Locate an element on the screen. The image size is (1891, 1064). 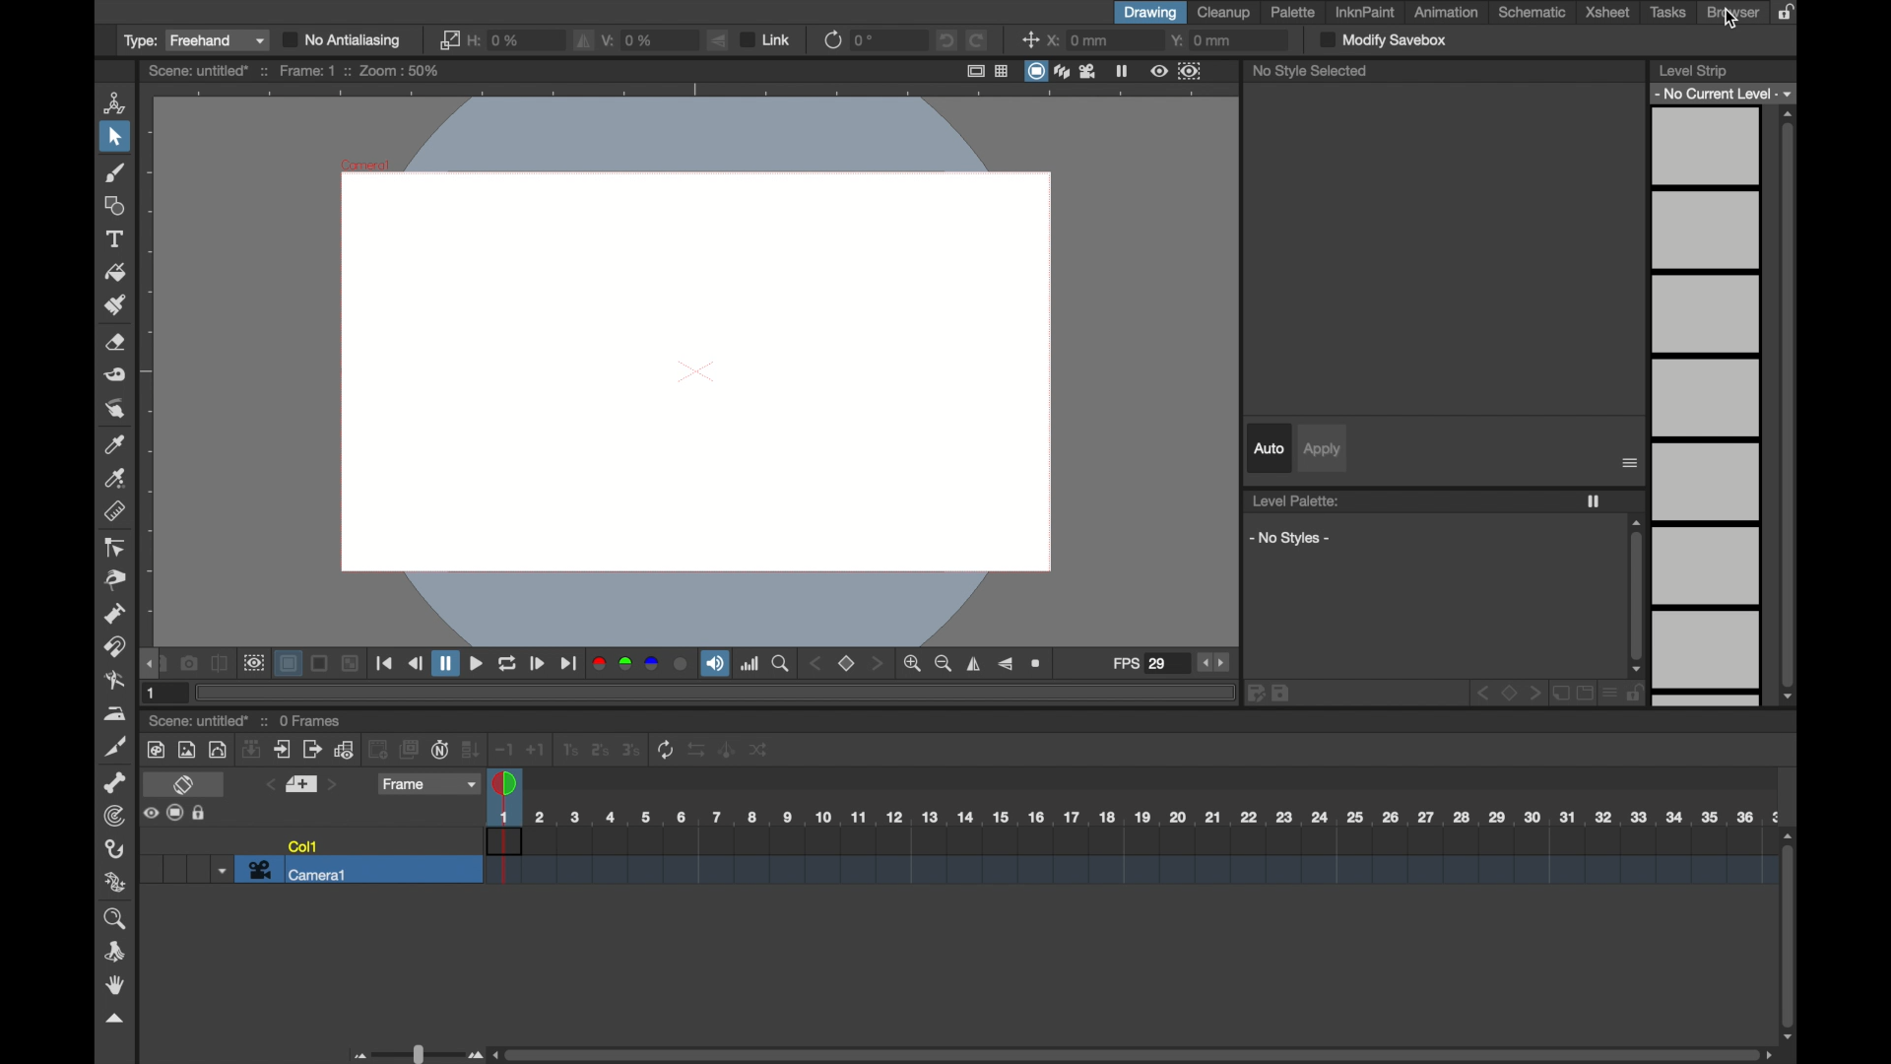
histogram is located at coordinates (749, 664).